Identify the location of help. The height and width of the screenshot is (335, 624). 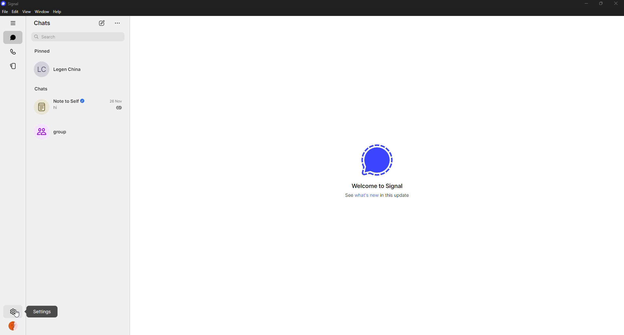
(58, 12).